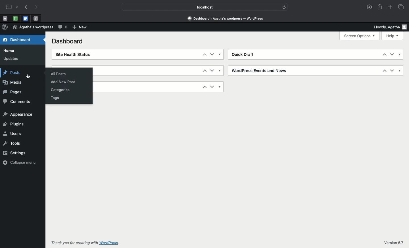 This screenshot has height=248, width=409. I want to click on New, so click(80, 28).